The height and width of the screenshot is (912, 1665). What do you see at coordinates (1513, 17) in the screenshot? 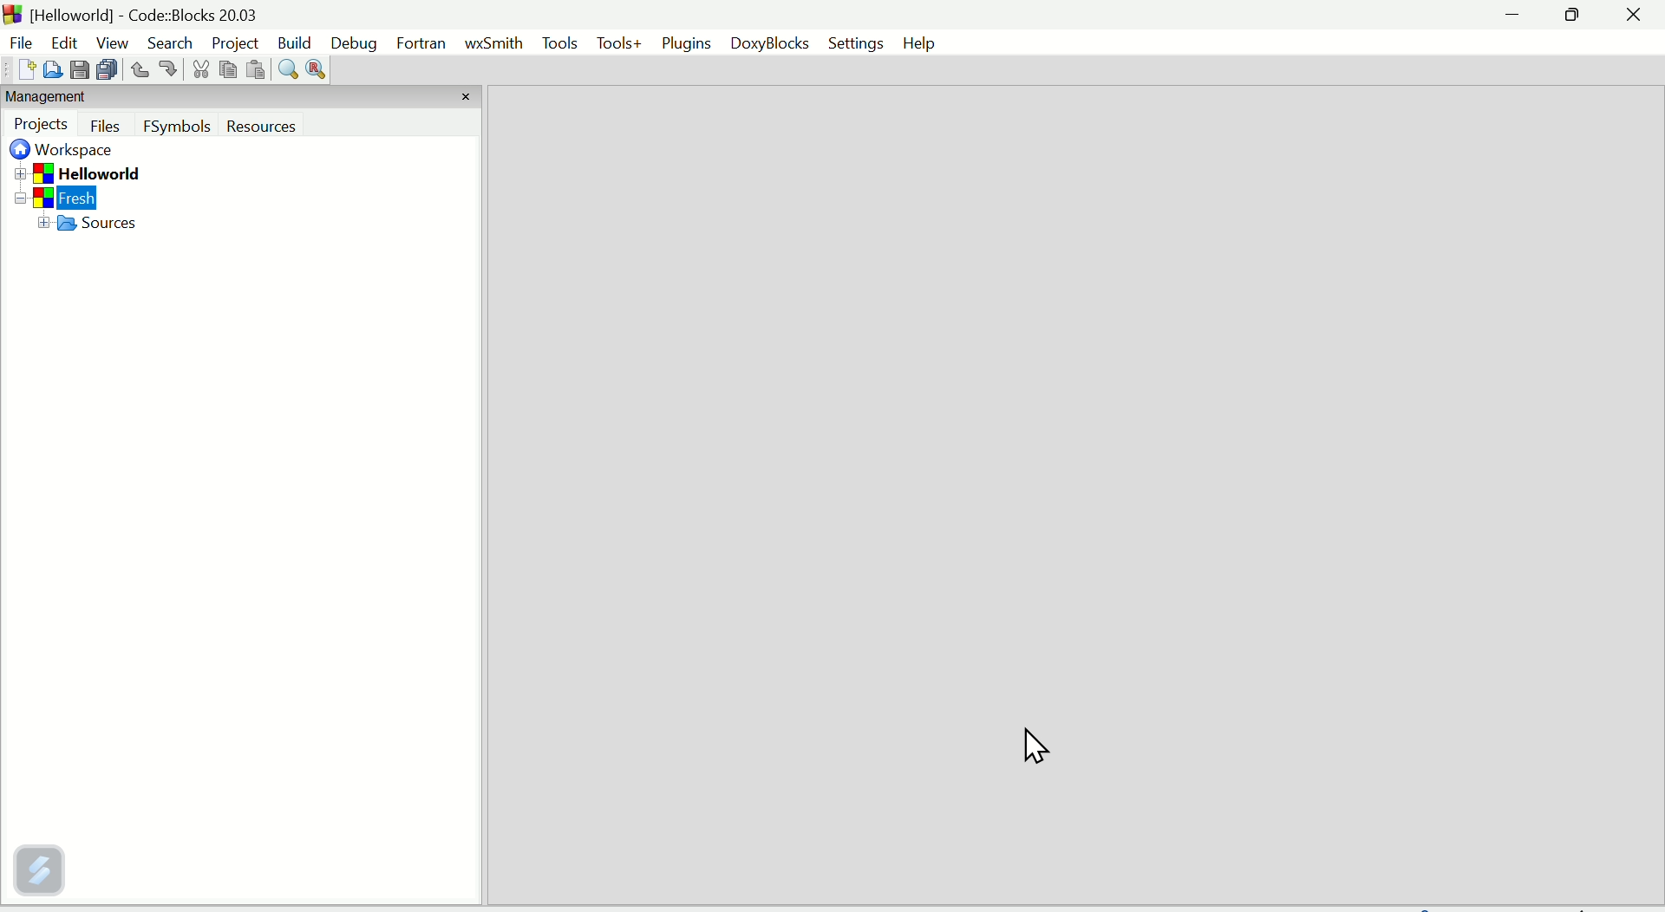
I see `minimise` at bounding box center [1513, 17].